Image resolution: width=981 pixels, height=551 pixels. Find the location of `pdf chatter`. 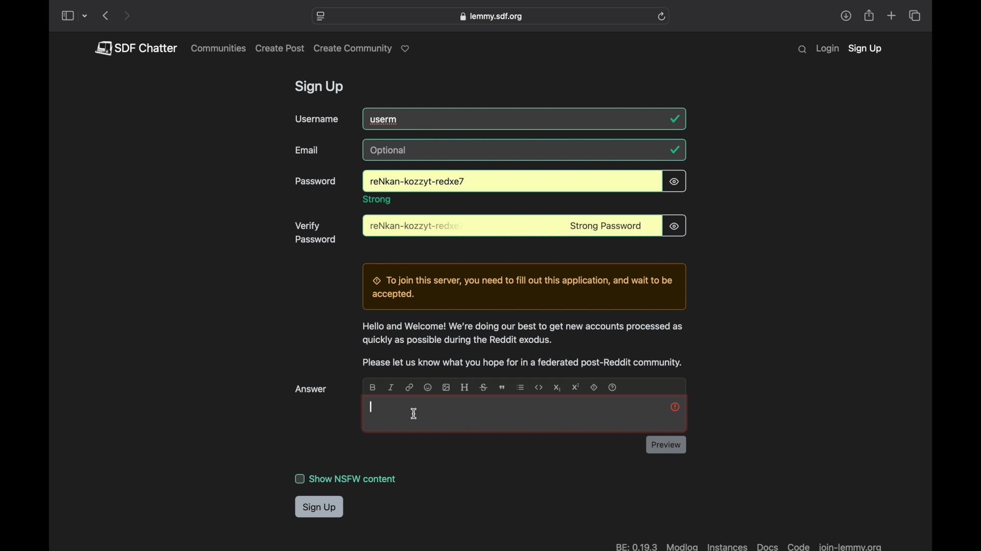

pdf chatter is located at coordinates (135, 48).